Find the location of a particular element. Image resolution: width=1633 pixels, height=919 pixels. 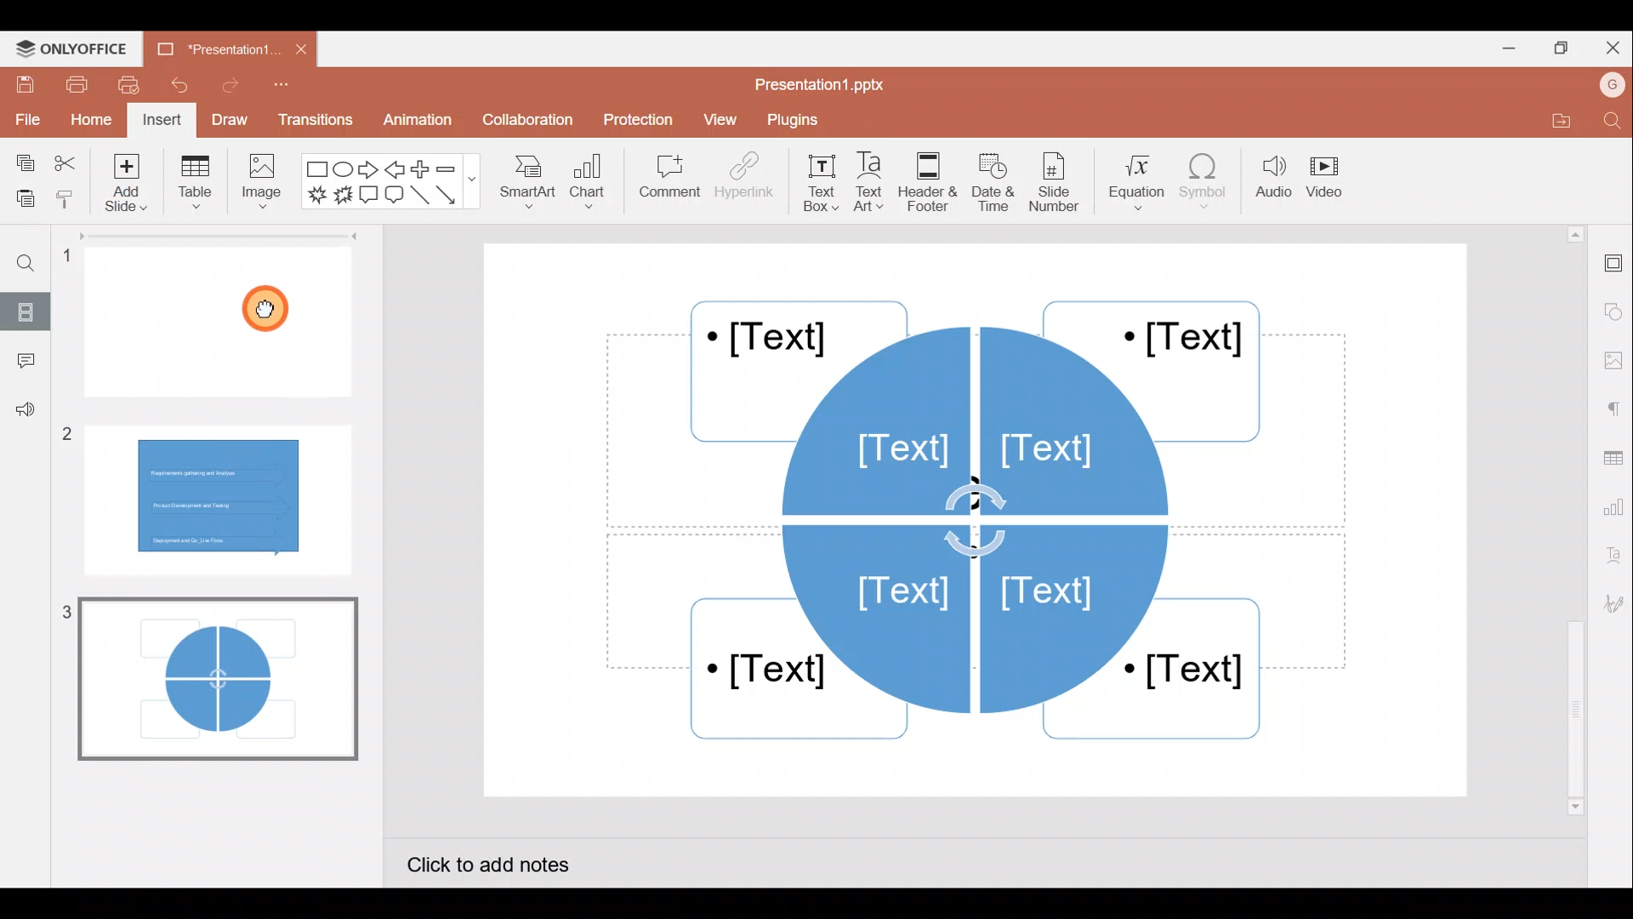

Date & time is located at coordinates (997, 182).